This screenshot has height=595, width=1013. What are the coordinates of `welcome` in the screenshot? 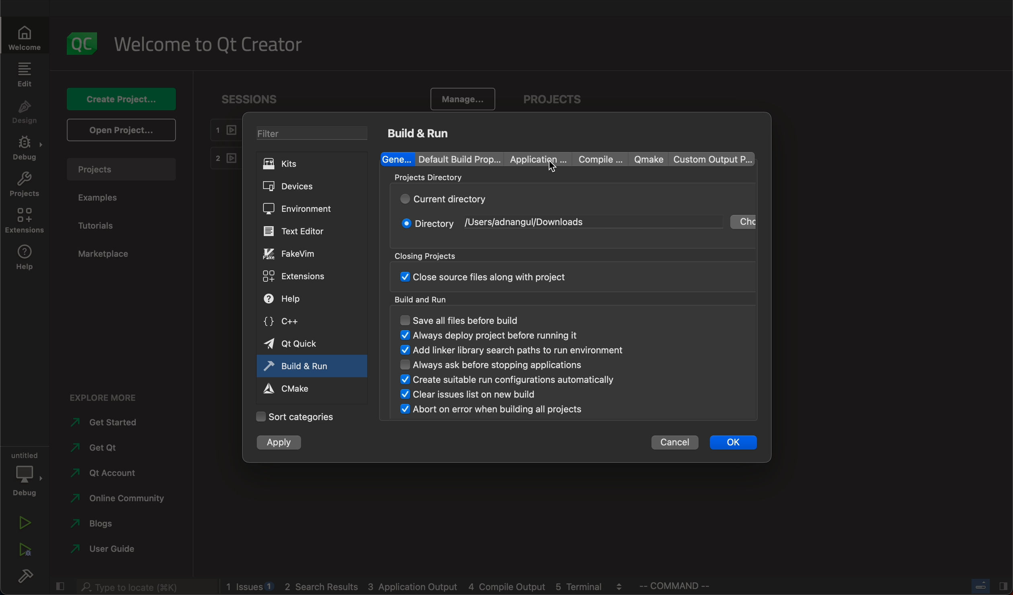 It's located at (24, 36).